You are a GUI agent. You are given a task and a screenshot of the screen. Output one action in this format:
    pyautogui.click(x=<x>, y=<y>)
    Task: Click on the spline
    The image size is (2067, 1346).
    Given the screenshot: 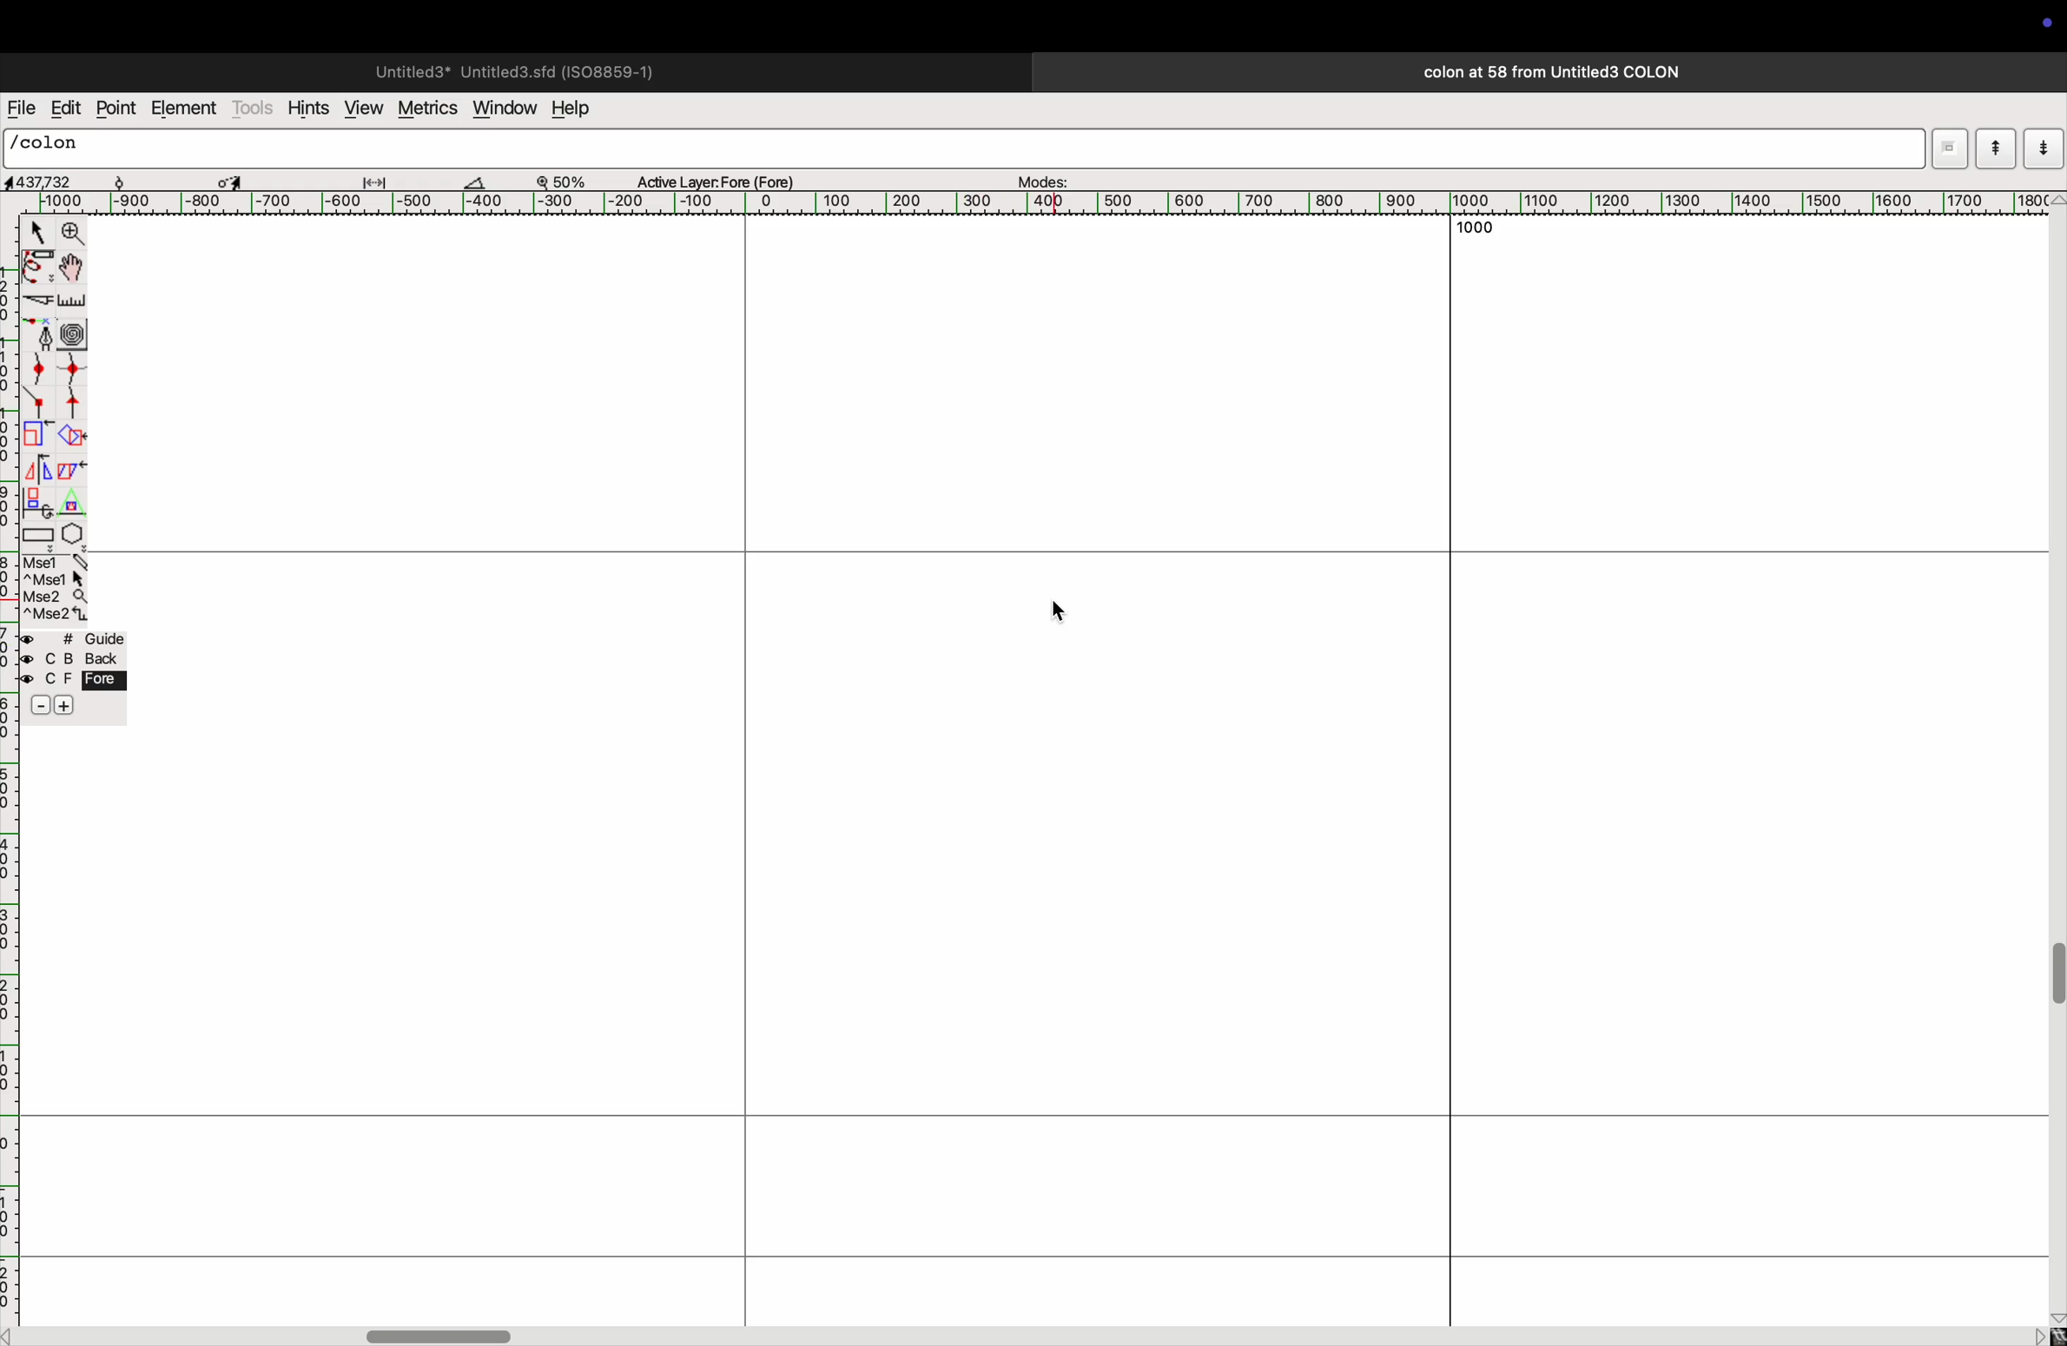 What is the action you would take?
    pyautogui.click(x=58, y=386)
    